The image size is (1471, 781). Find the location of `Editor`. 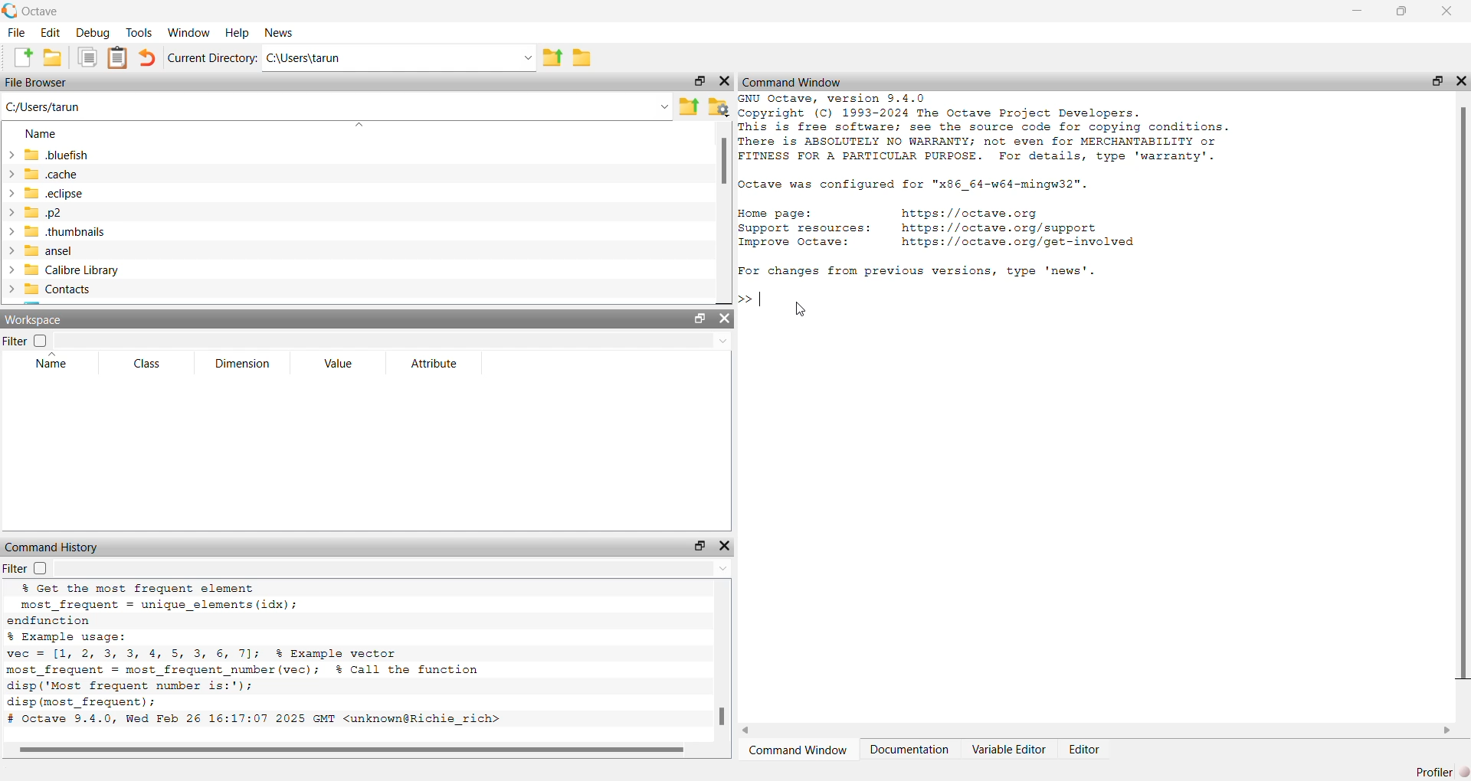

Editor is located at coordinates (1083, 750).